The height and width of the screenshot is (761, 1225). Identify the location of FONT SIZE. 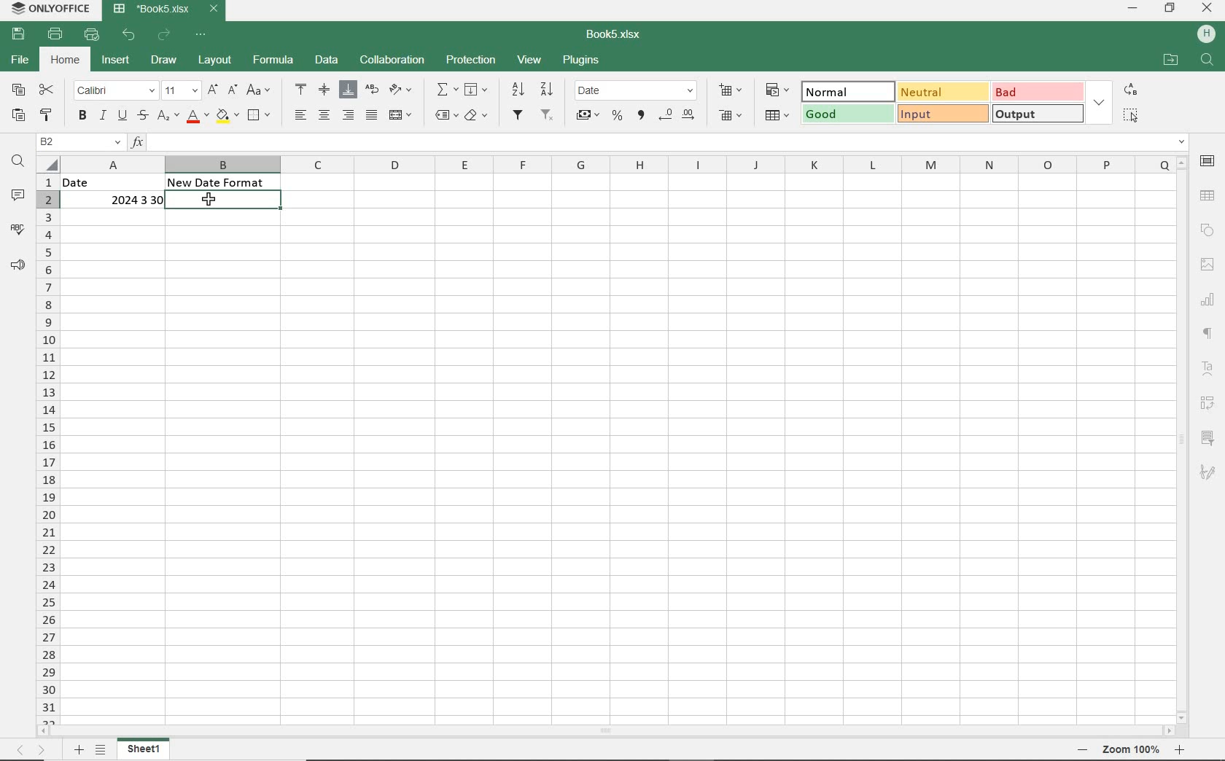
(182, 91).